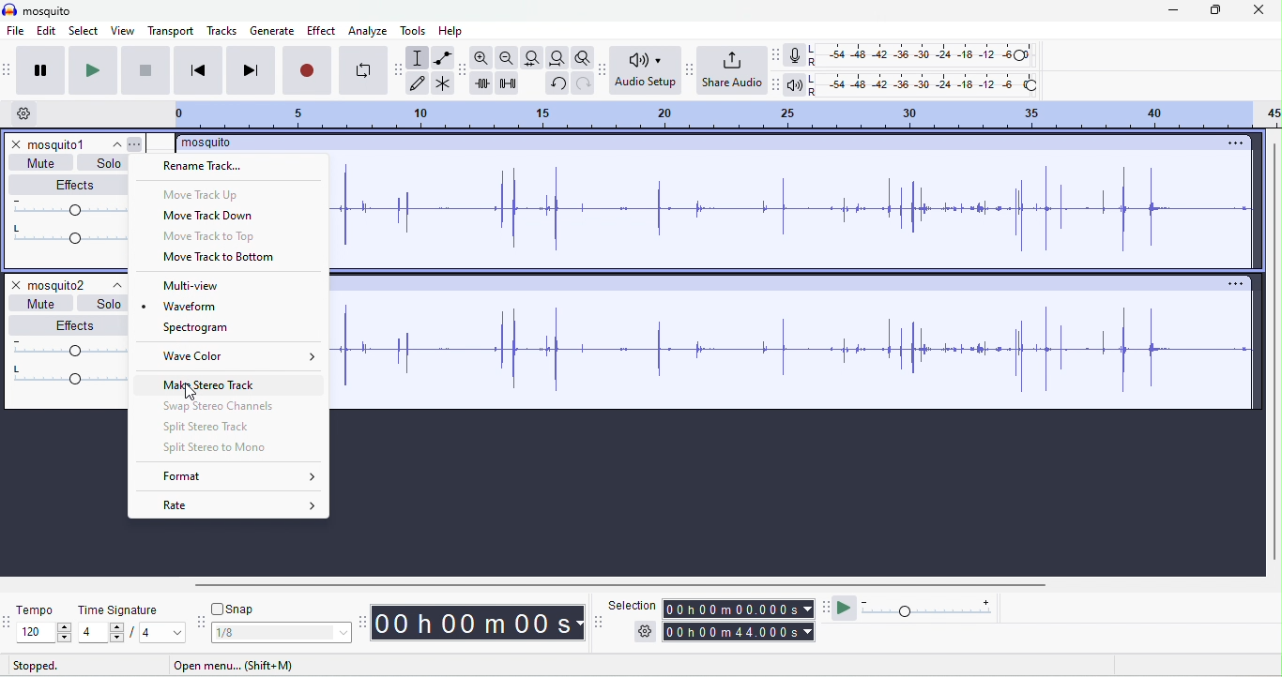 The height and width of the screenshot is (677, 1282). I want to click on close, so click(1258, 9).